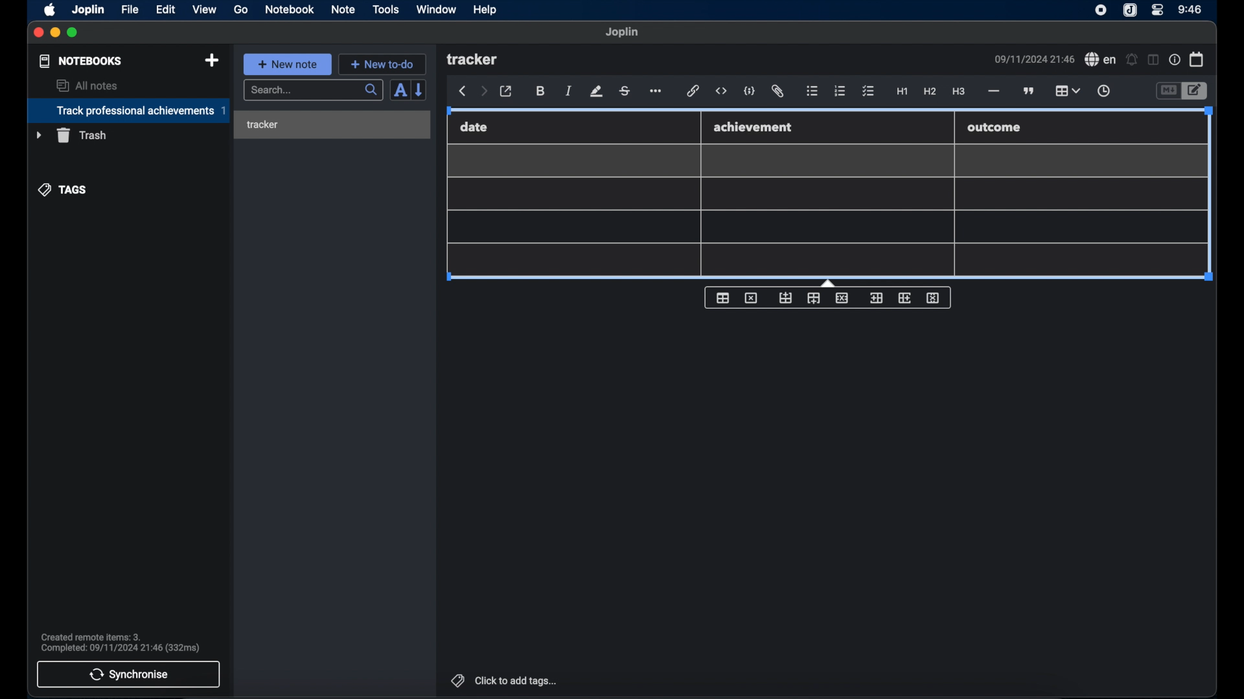 Image resolution: width=1244 pixels, height=699 pixels. What do you see at coordinates (38, 32) in the screenshot?
I see `close` at bounding box center [38, 32].